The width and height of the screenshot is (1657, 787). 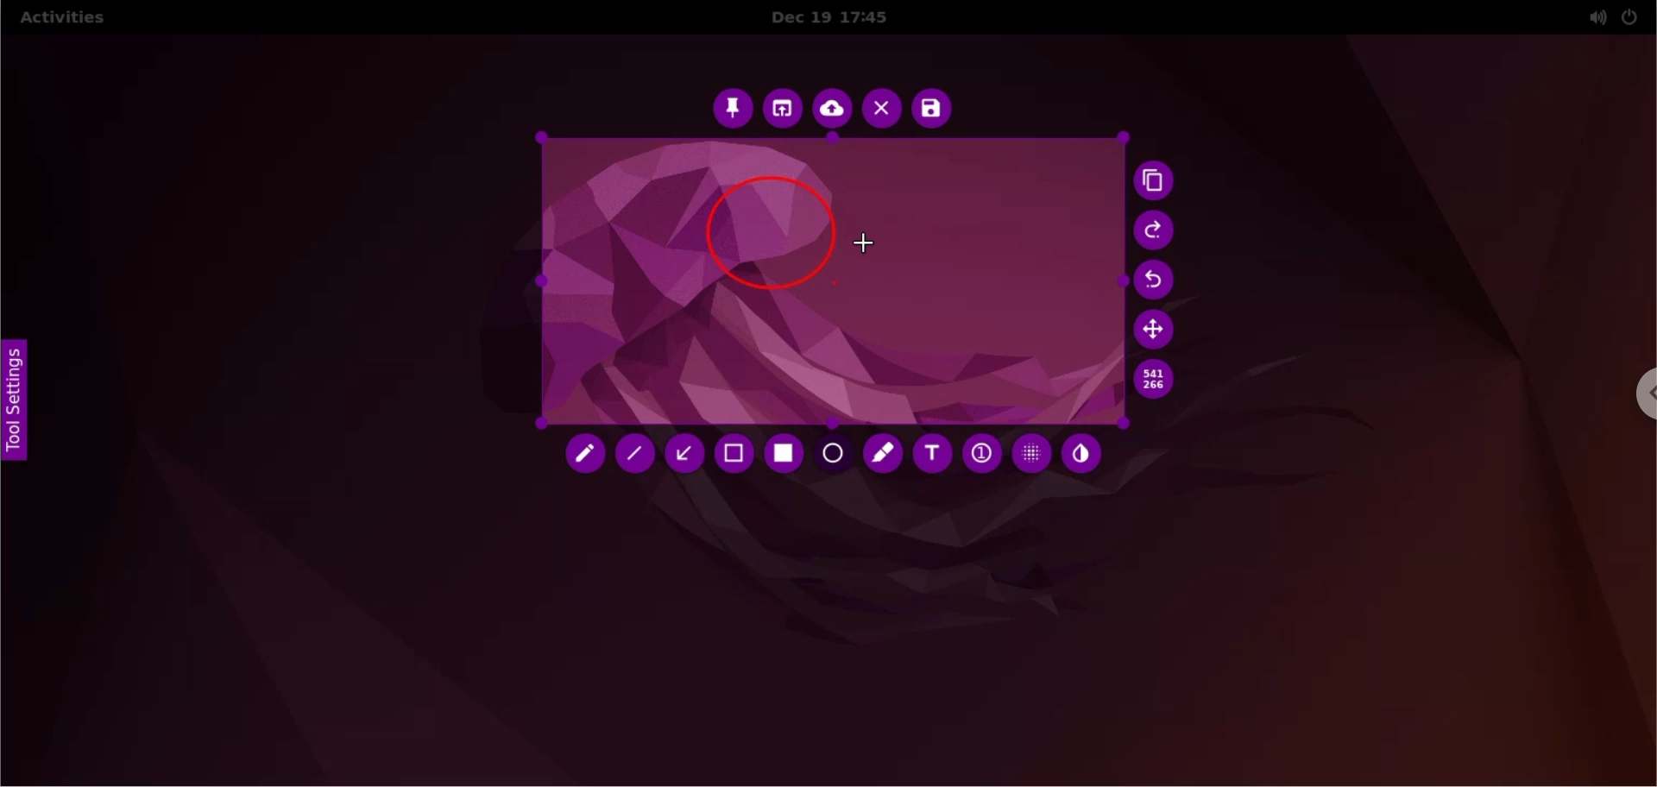 I want to click on line tool, so click(x=639, y=457).